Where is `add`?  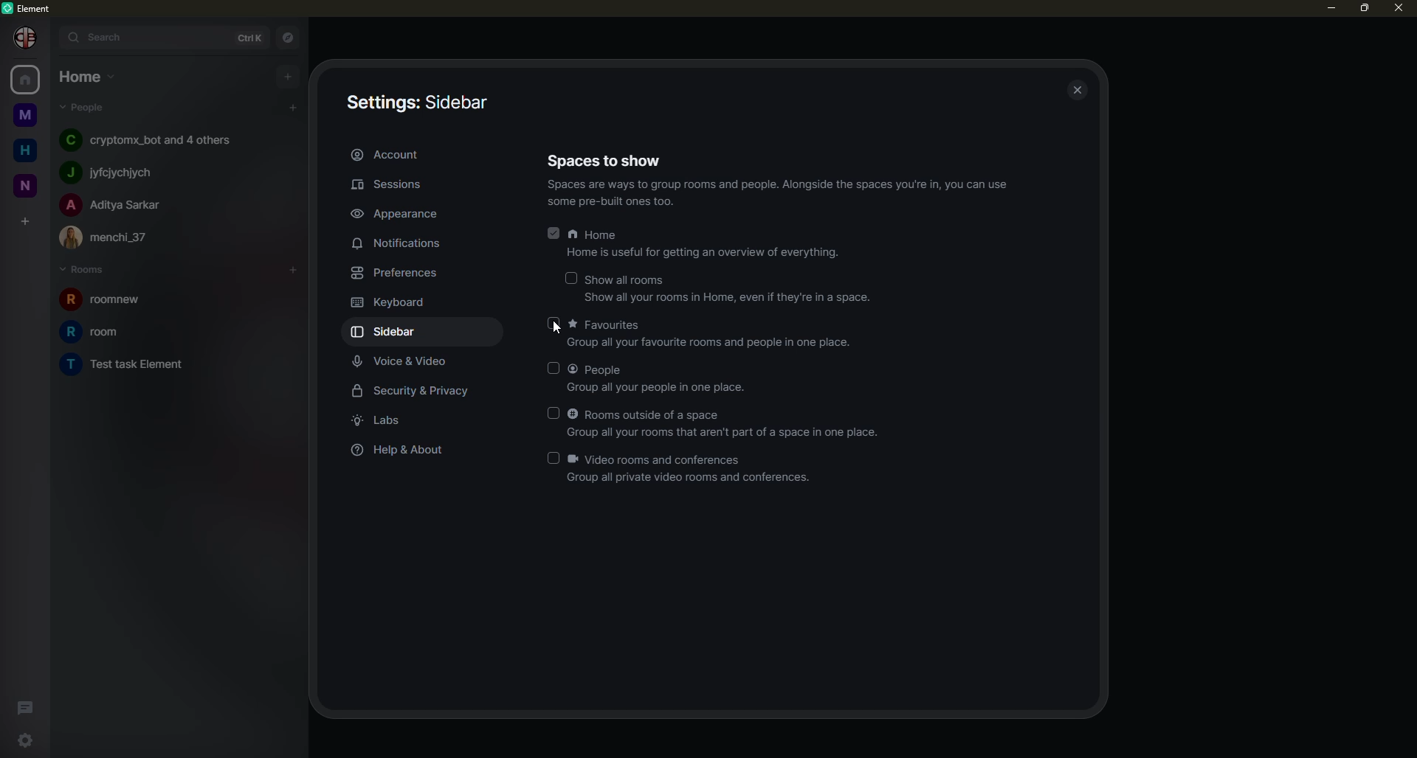
add is located at coordinates (291, 105).